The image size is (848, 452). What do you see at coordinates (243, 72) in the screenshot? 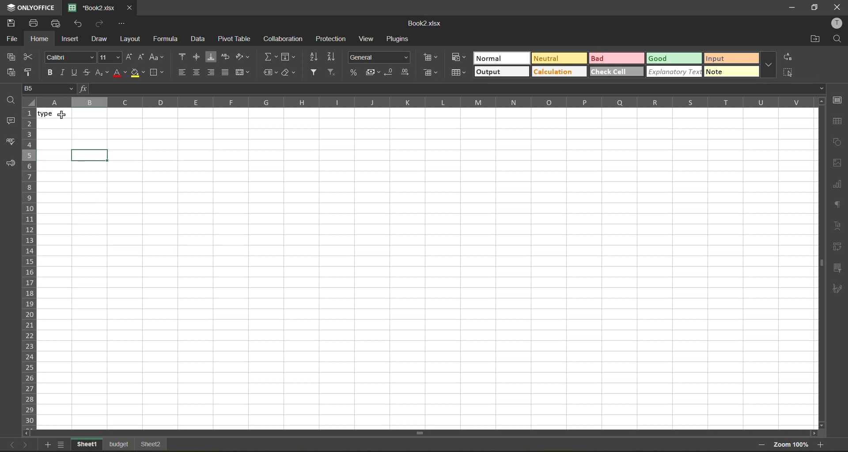
I see `merge and center` at bounding box center [243, 72].